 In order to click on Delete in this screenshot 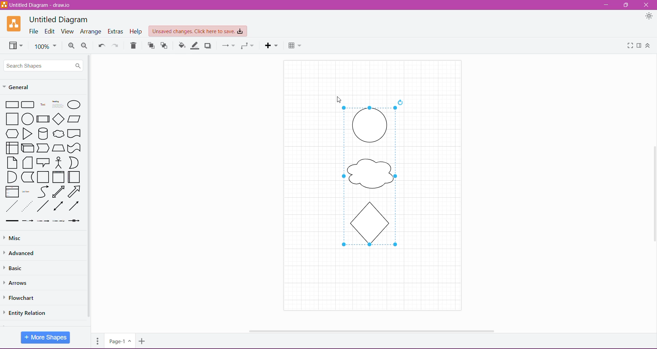, I will do `click(133, 45)`.